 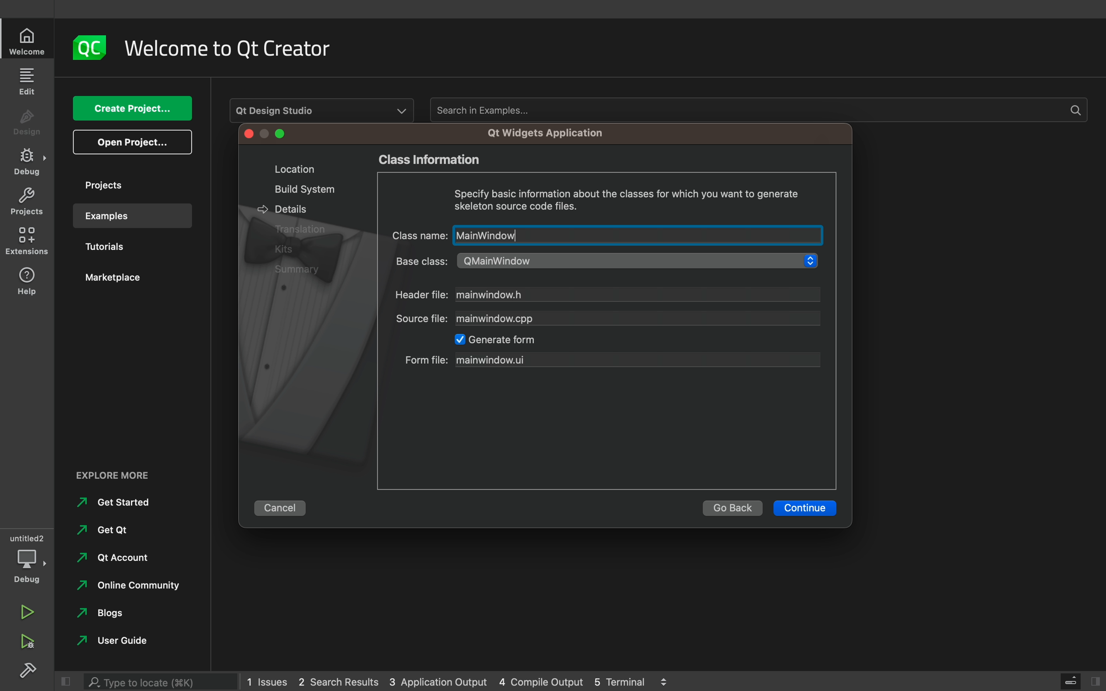 I want to click on check mark, so click(x=457, y=340).